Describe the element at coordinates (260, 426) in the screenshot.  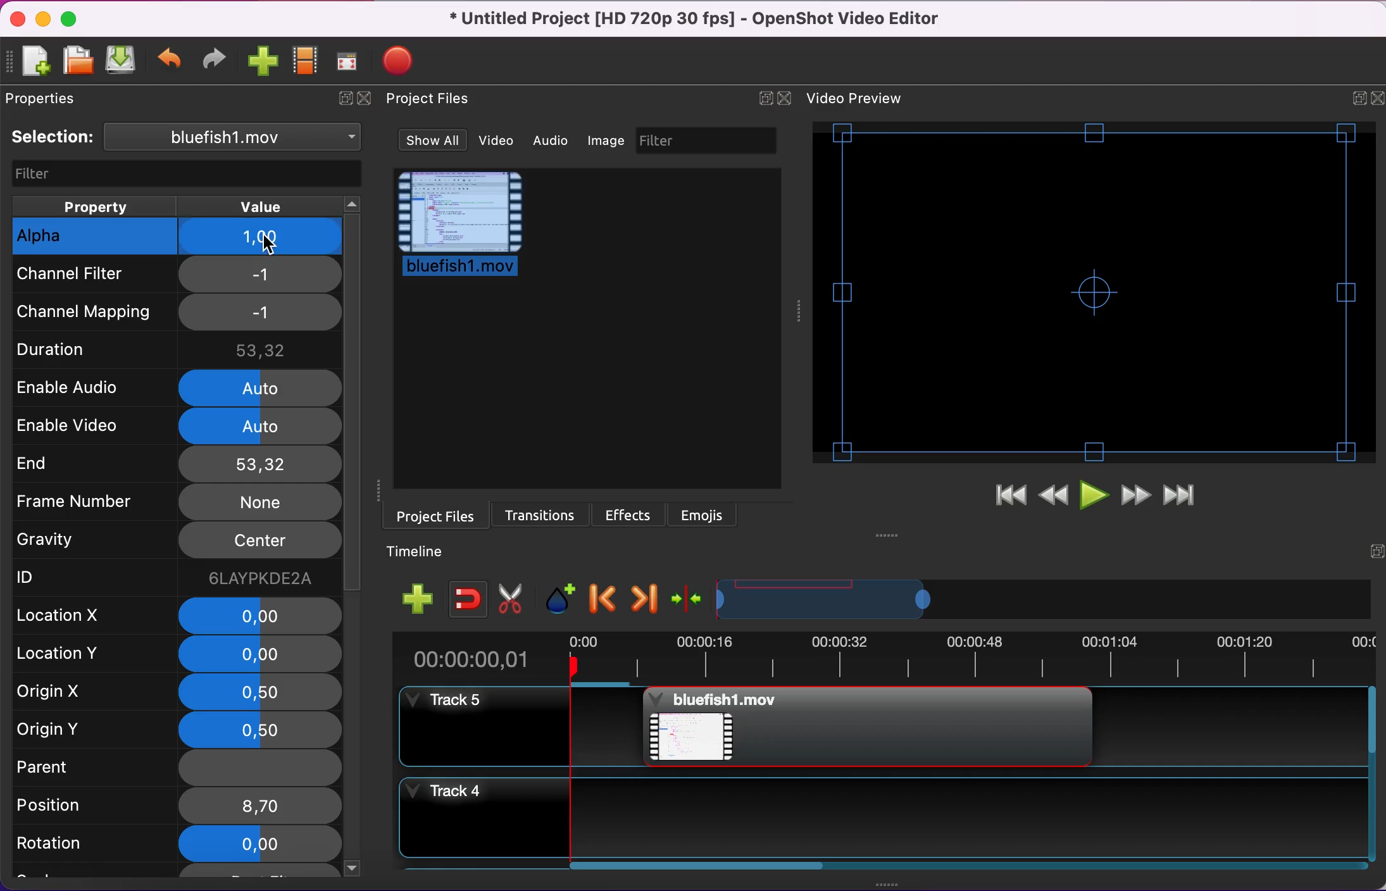
I see `auto` at that location.